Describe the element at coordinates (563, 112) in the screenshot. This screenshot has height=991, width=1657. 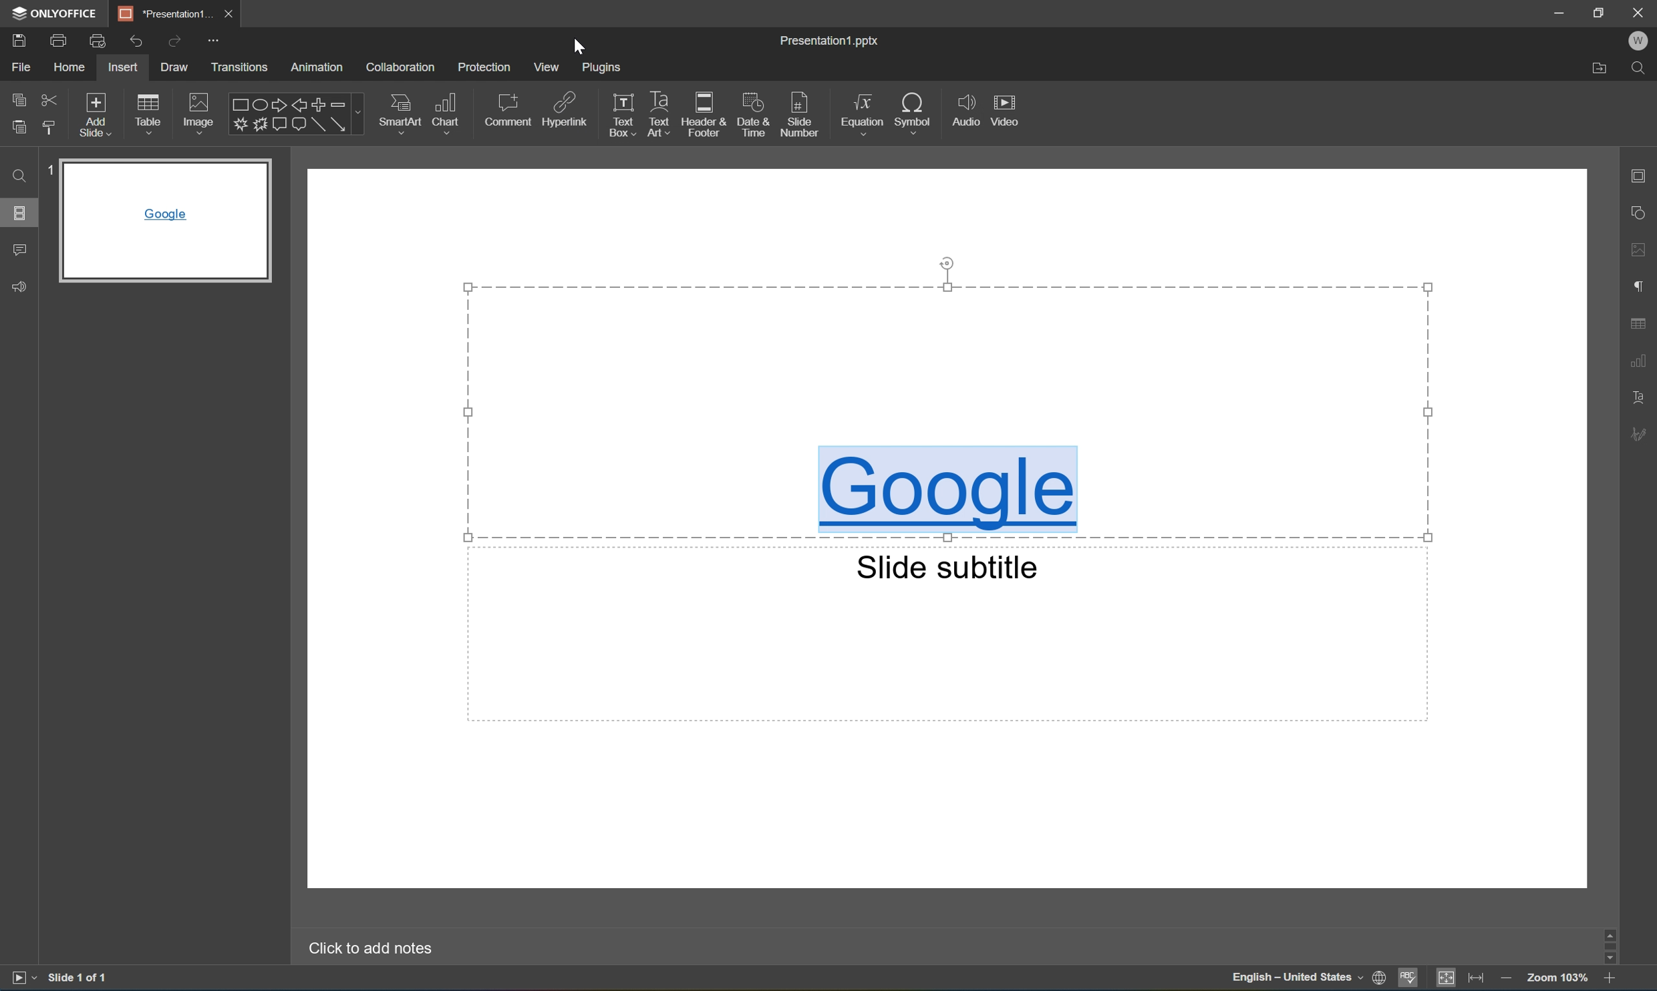
I see `Hyperlink` at that location.